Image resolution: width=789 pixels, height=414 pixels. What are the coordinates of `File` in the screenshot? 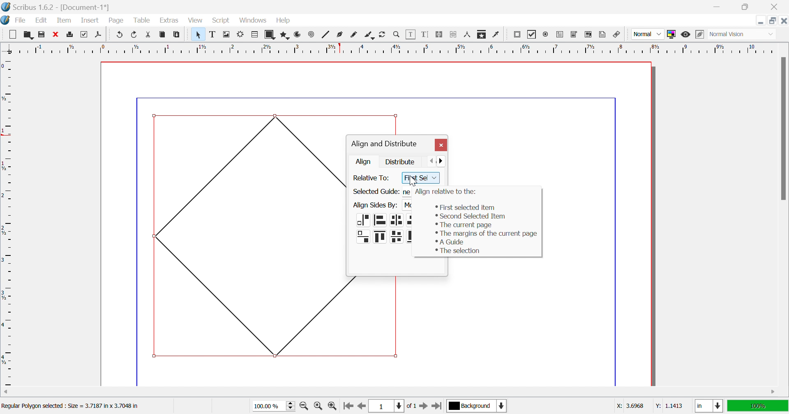 It's located at (21, 21).